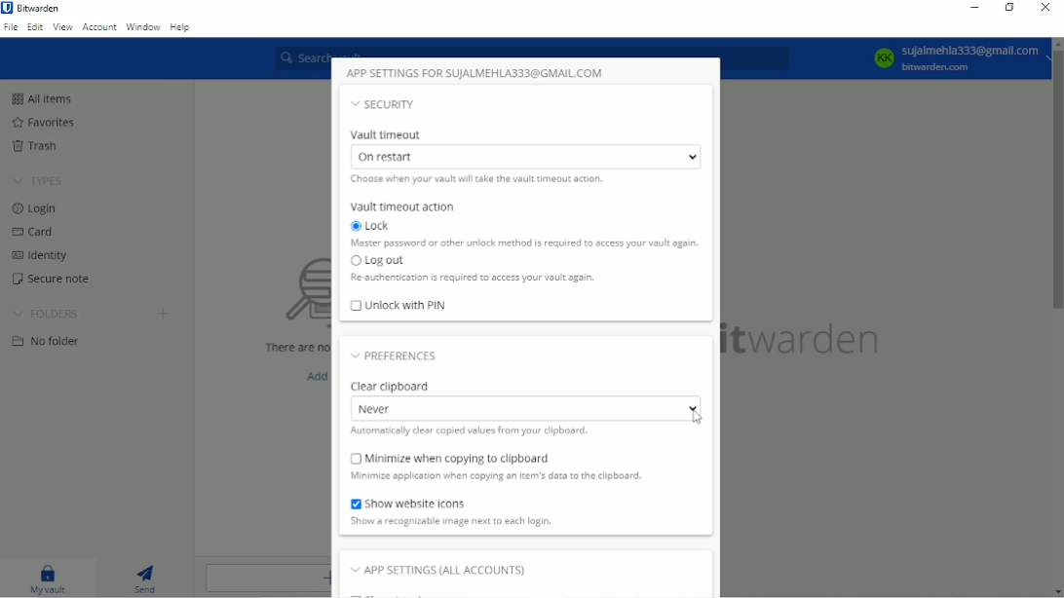 Image resolution: width=1064 pixels, height=598 pixels. What do you see at coordinates (385, 107) in the screenshot?
I see `Security` at bounding box center [385, 107].